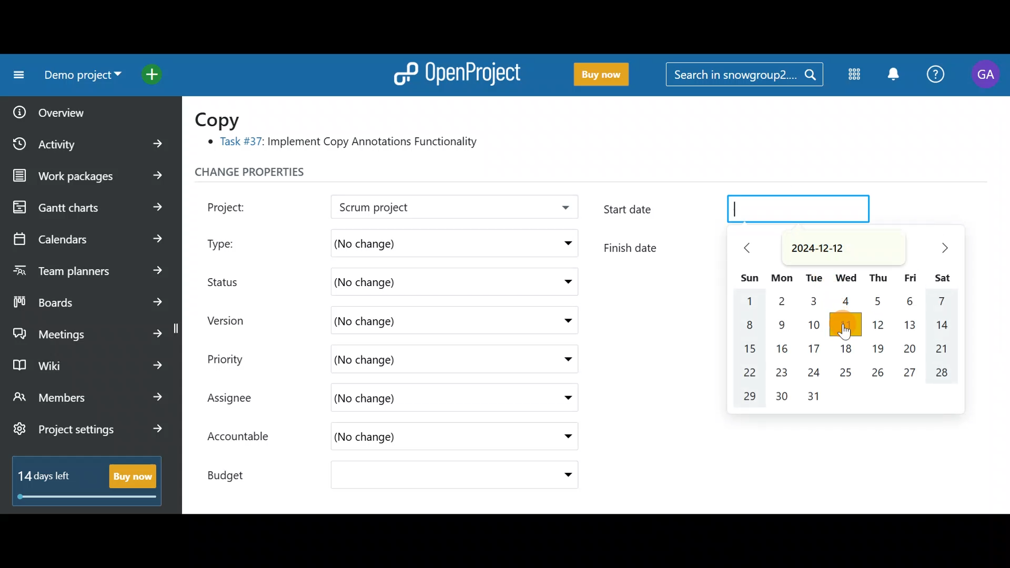 The width and height of the screenshot is (1010, 568). Describe the element at coordinates (91, 140) in the screenshot. I see `Activity` at that location.